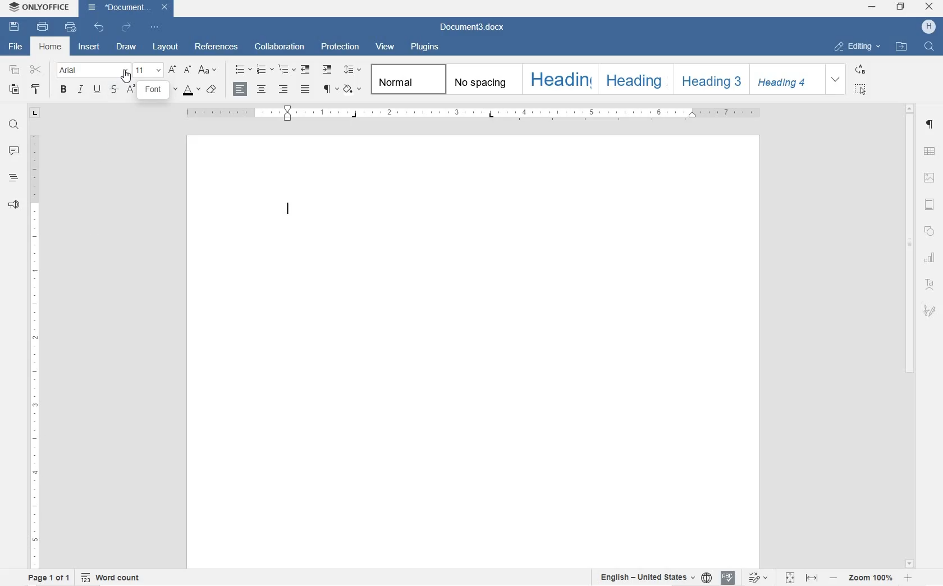  I want to click on ZOOM IN OR OUT, so click(870, 576).